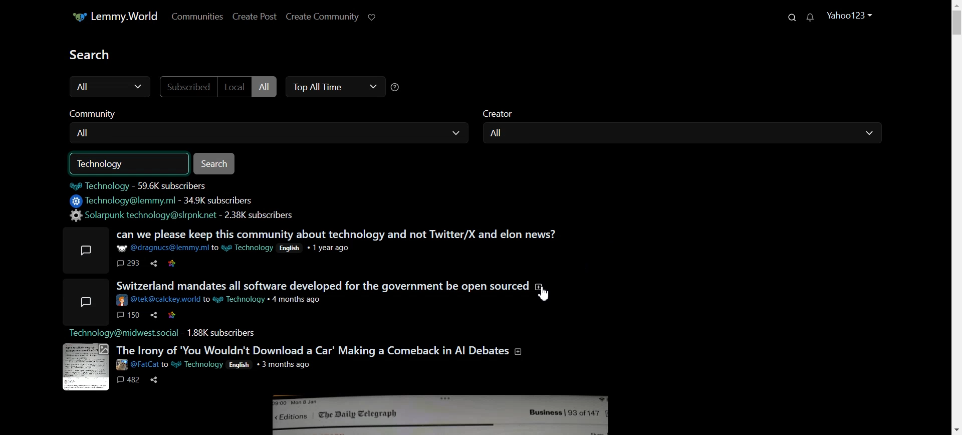 This screenshot has height=435, width=962. I want to click on share, so click(154, 315).